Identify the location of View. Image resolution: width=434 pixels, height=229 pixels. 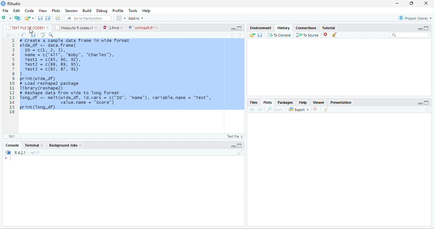
(43, 11).